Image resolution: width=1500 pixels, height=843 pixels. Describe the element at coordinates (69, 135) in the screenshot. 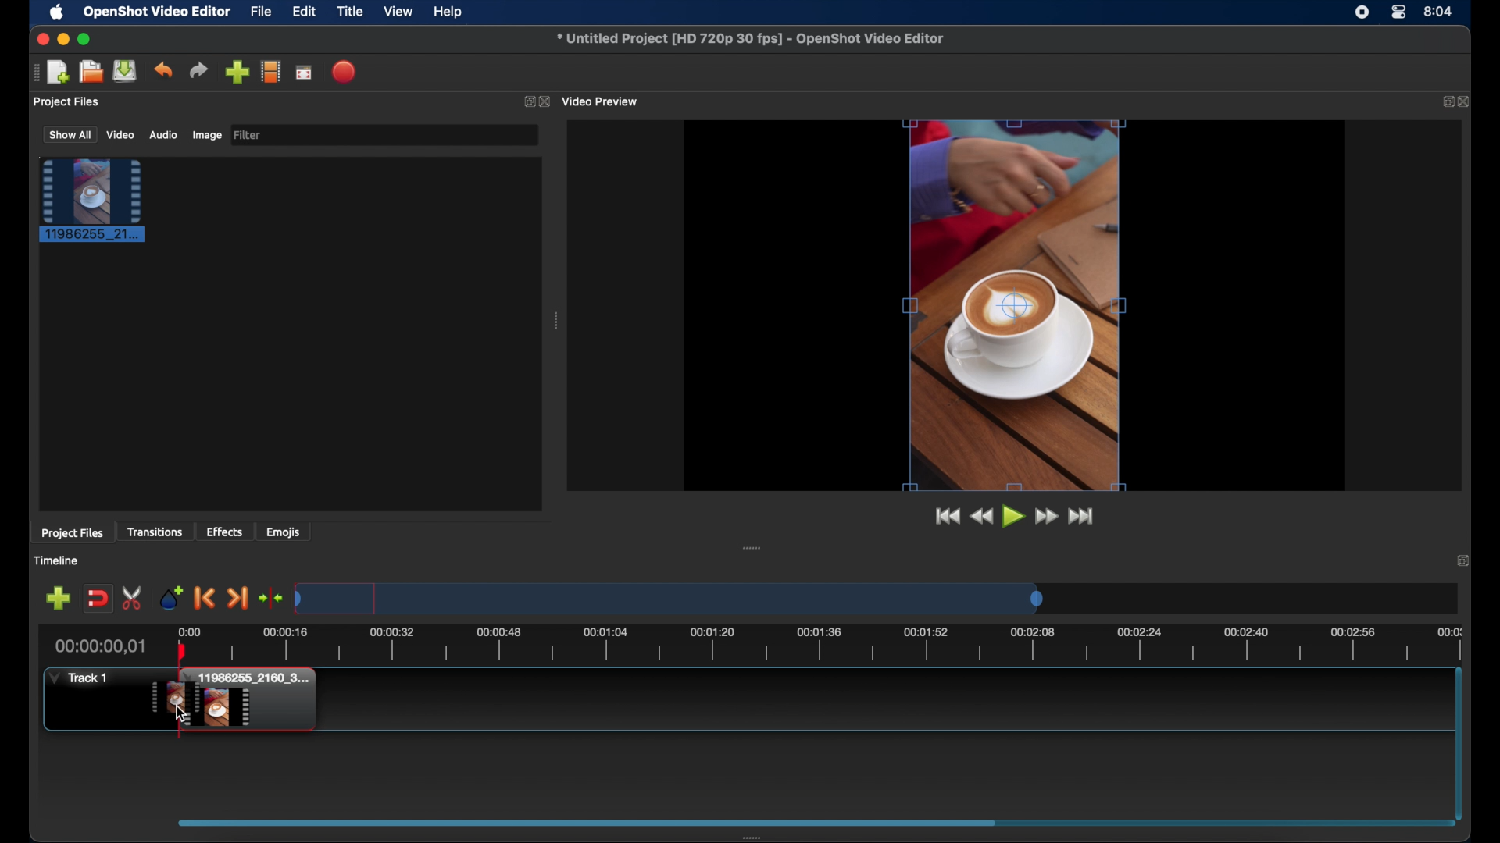

I see `show all` at that location.